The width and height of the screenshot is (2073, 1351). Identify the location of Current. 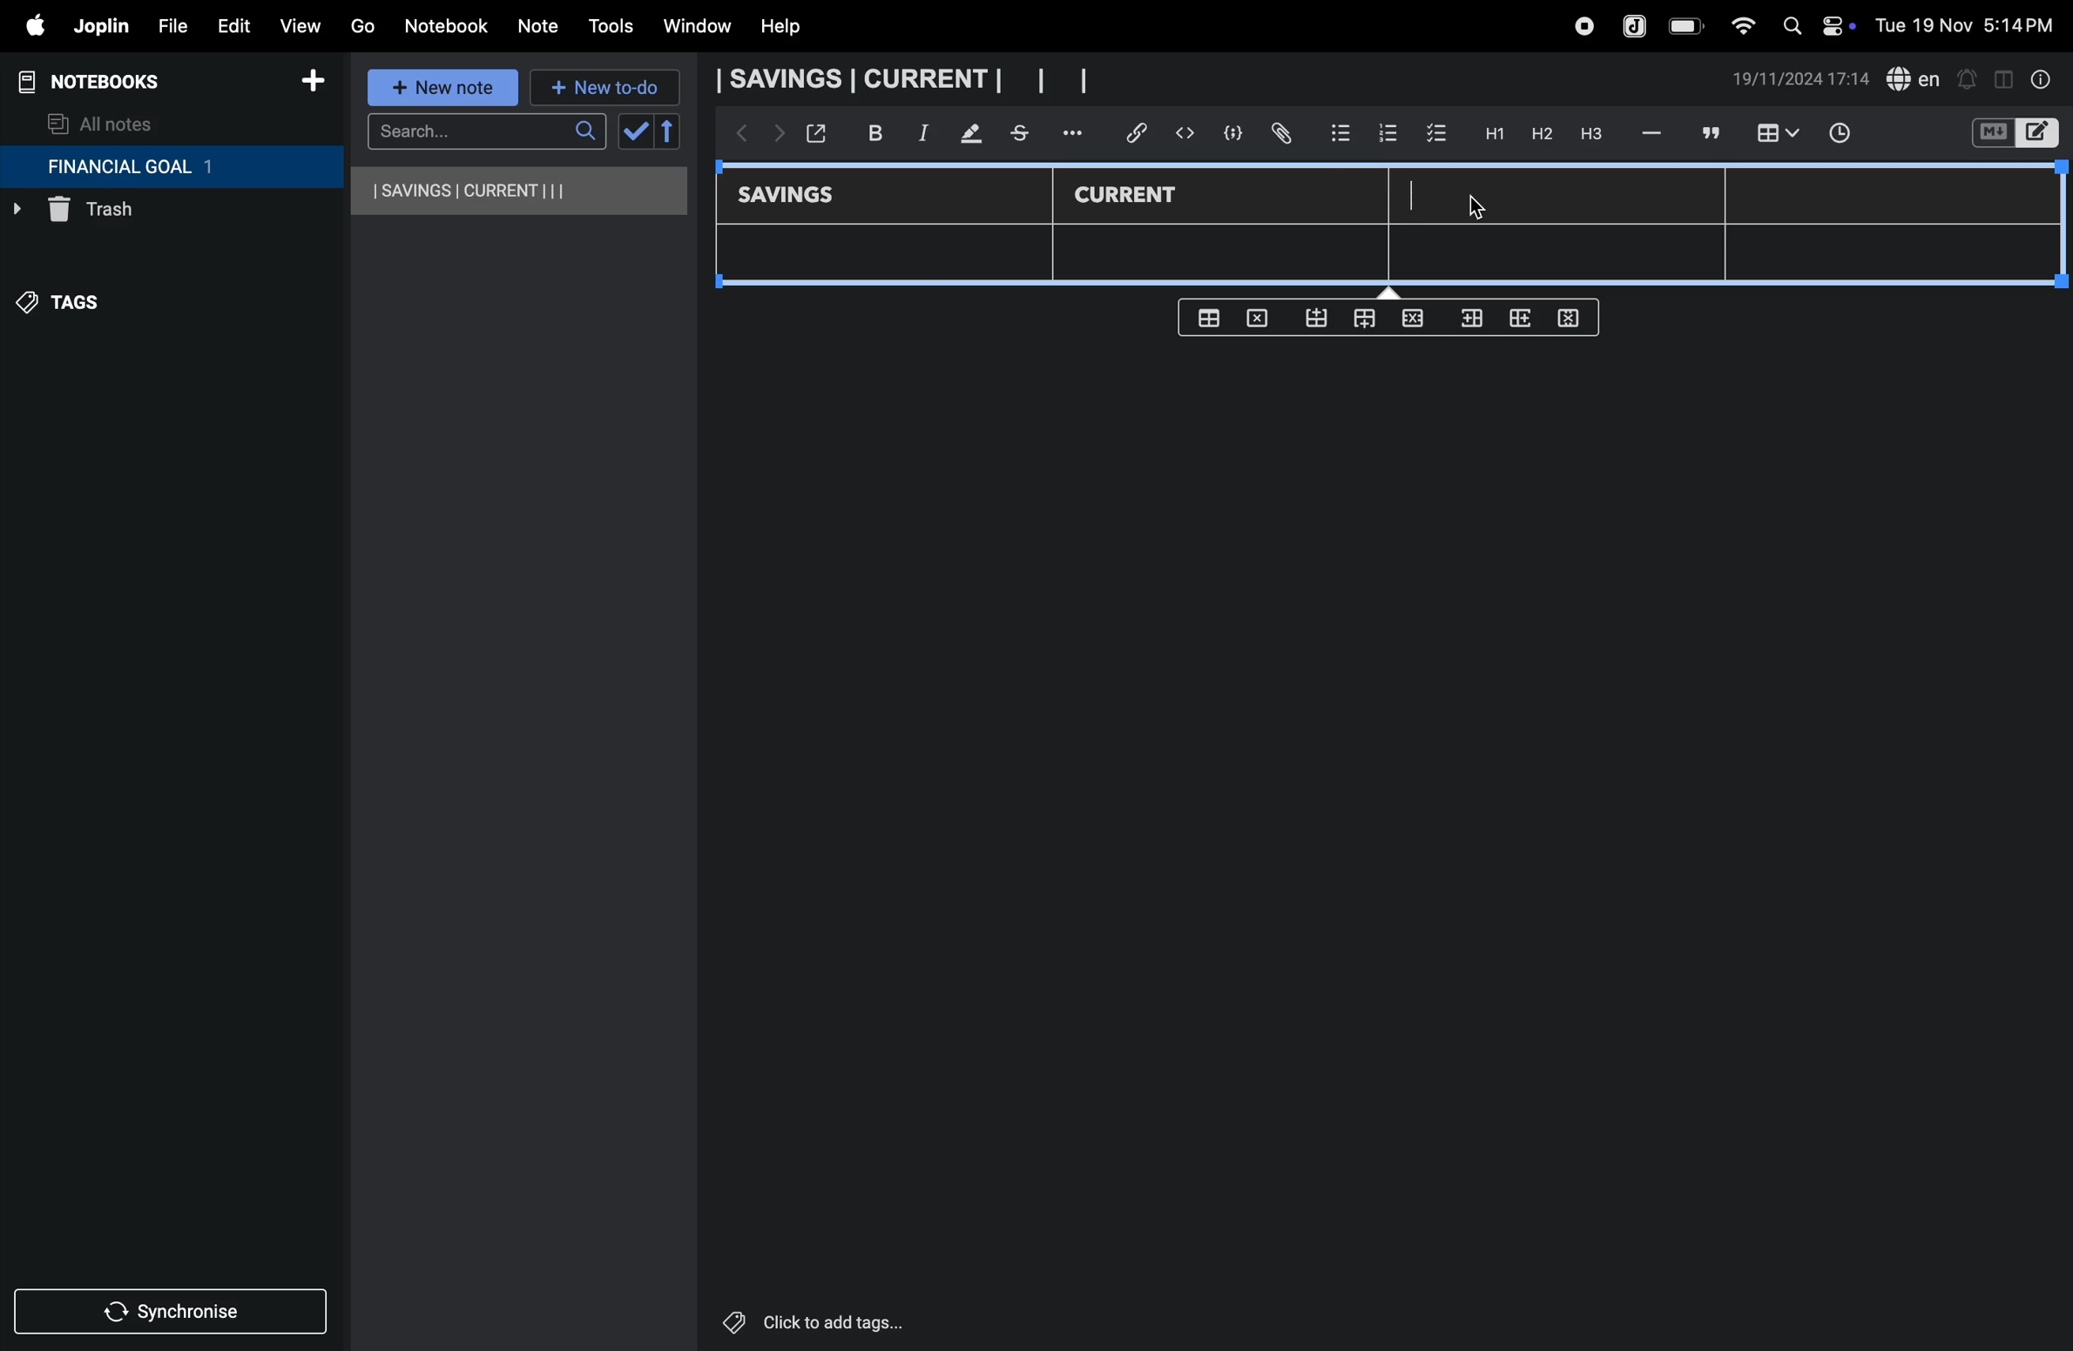
(1138, 196).